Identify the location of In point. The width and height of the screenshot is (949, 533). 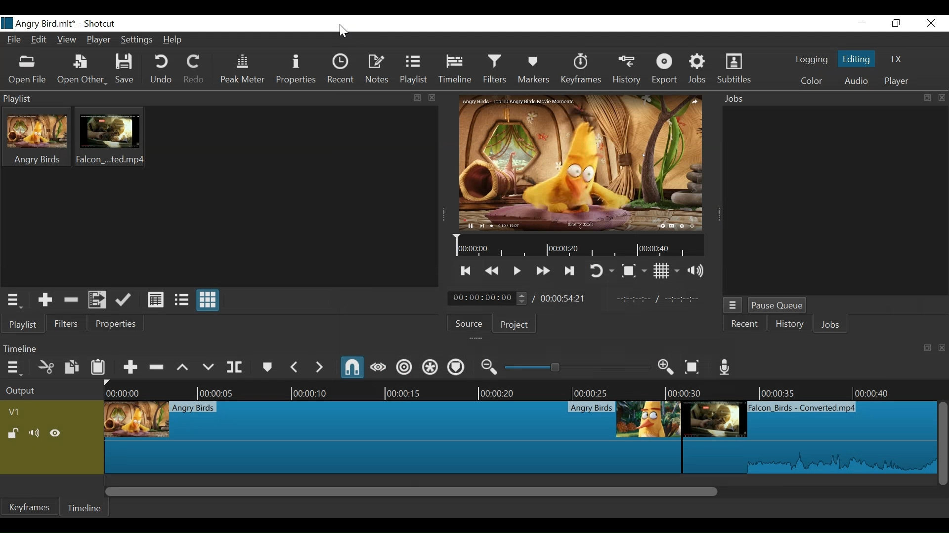
(657, 297).